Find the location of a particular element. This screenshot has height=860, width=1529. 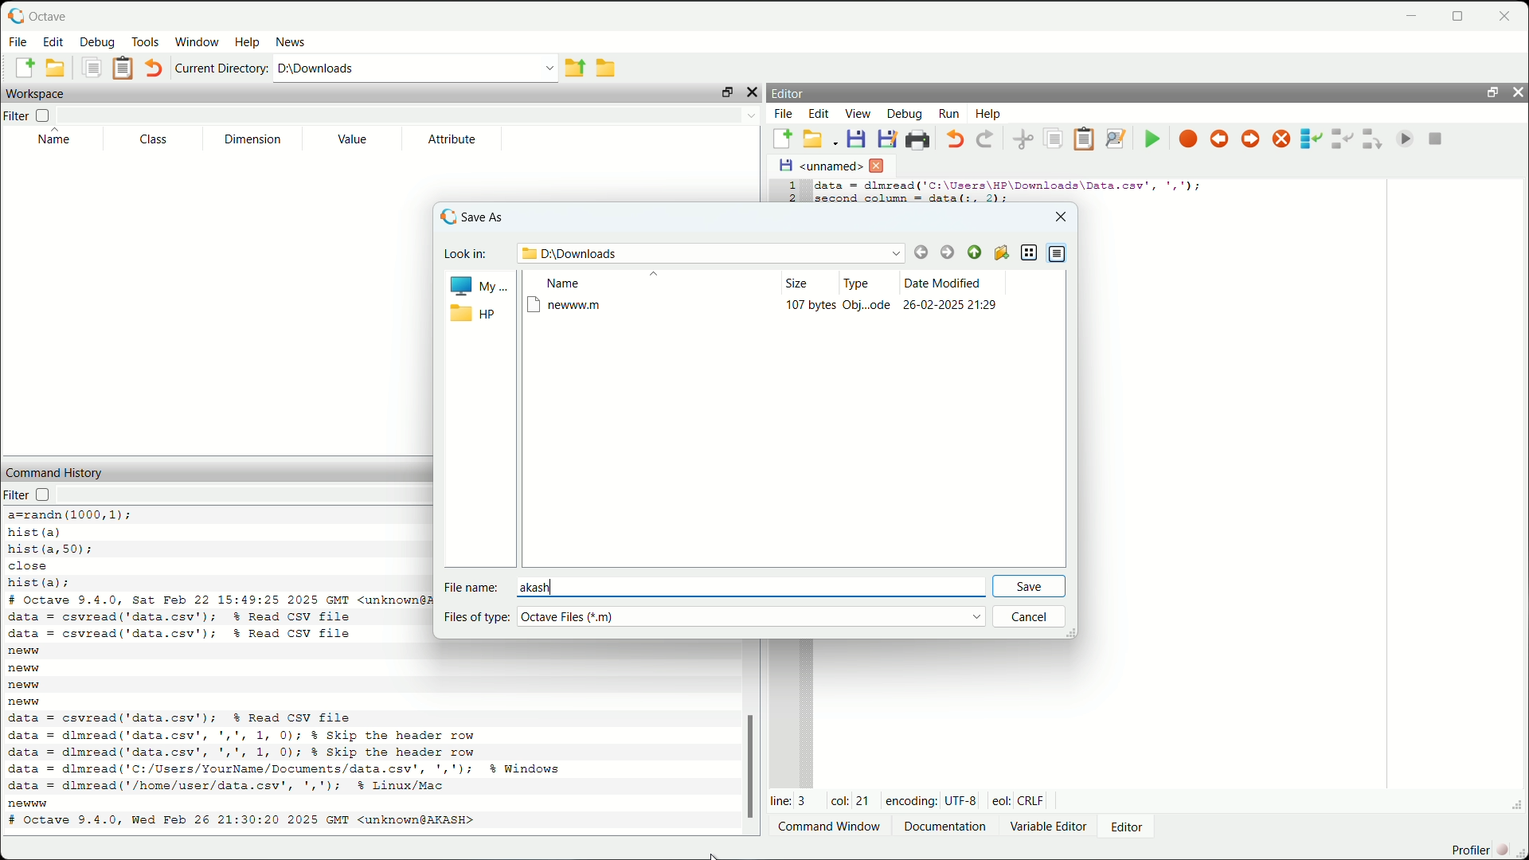

close is located at coordinates (878, 168).